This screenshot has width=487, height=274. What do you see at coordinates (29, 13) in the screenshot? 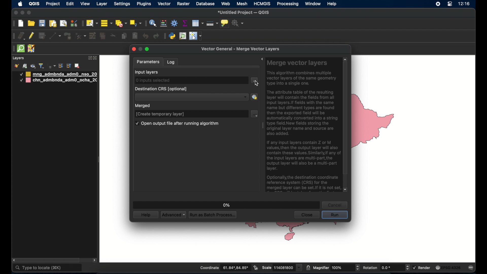
I see `maximize` at bounding box center [29, 13].